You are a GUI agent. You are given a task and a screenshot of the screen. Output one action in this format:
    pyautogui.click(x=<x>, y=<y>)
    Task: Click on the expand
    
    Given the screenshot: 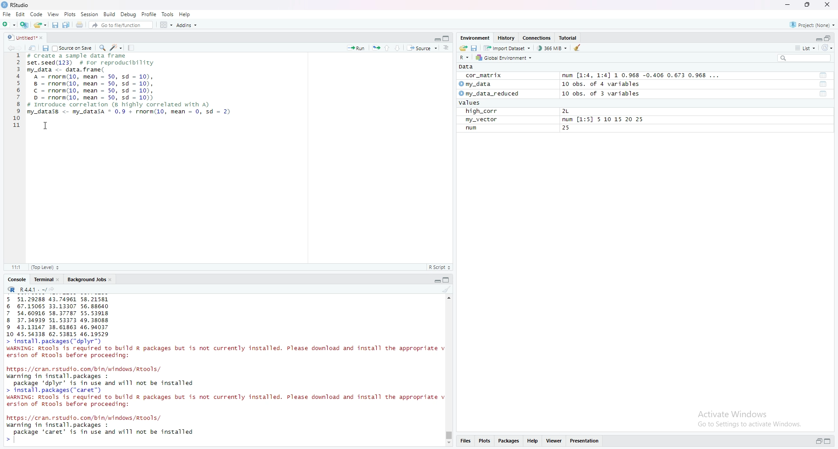 What is the action you would take?
    pyautogui.click(x=828, y=441)
    